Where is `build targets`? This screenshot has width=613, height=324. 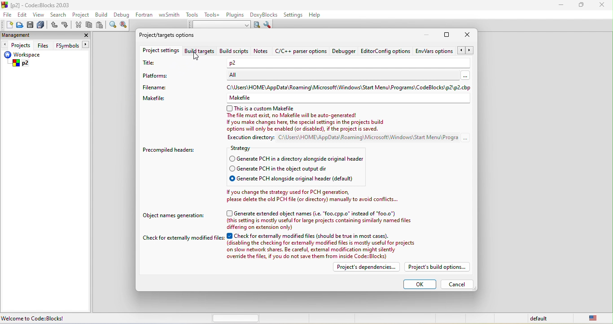 build targets is located at coordinates (199, 52).